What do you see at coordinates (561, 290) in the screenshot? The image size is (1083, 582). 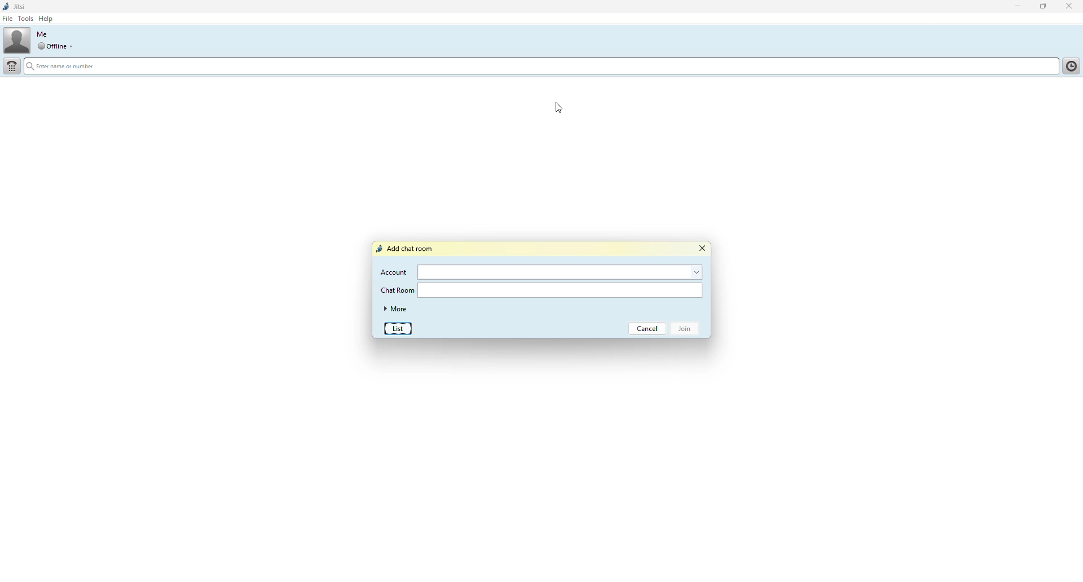 I see `chat room` at bounding box center [561, 290].